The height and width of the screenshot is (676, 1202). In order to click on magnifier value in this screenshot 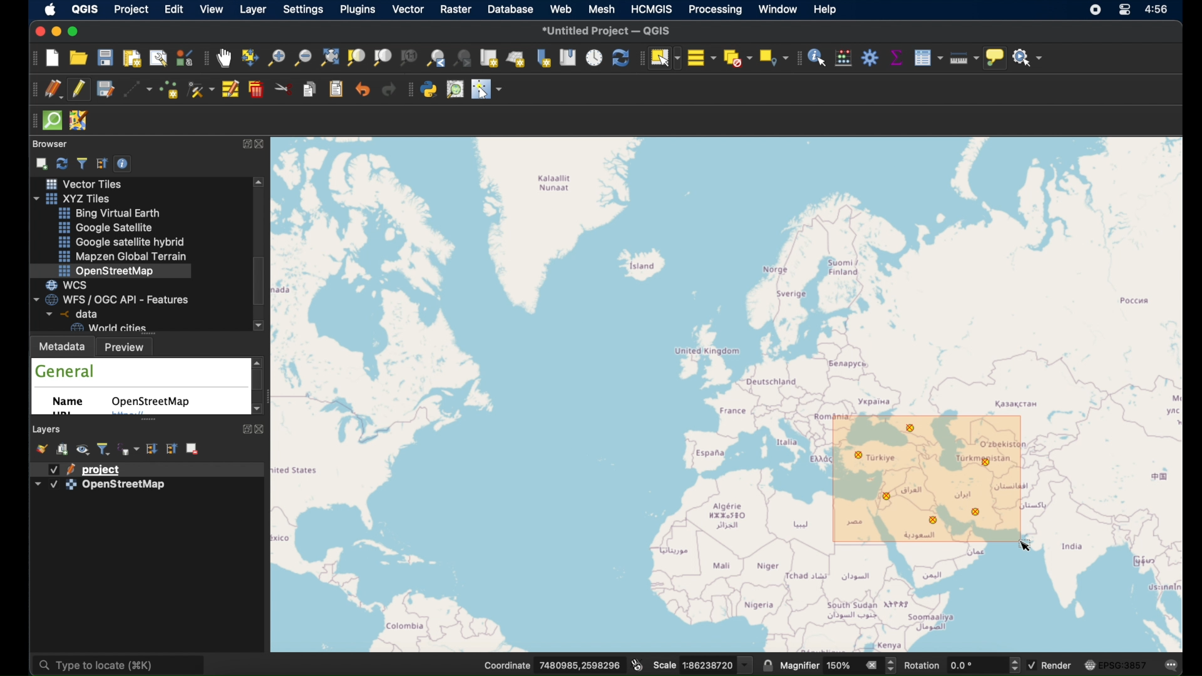, I will do `click(839, 664)`.